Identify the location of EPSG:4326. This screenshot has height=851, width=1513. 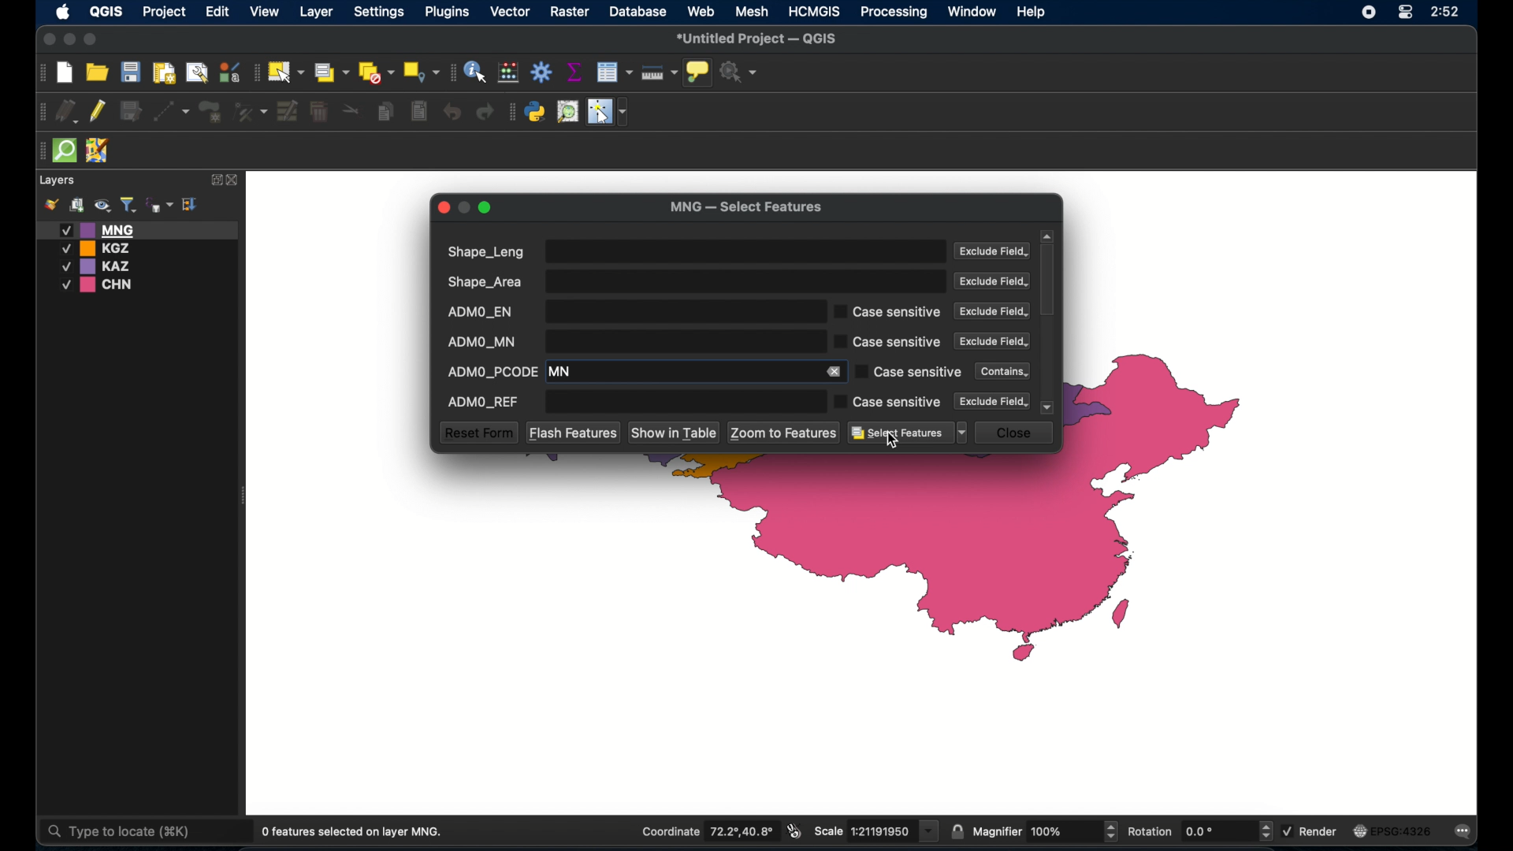
(1394, 831).